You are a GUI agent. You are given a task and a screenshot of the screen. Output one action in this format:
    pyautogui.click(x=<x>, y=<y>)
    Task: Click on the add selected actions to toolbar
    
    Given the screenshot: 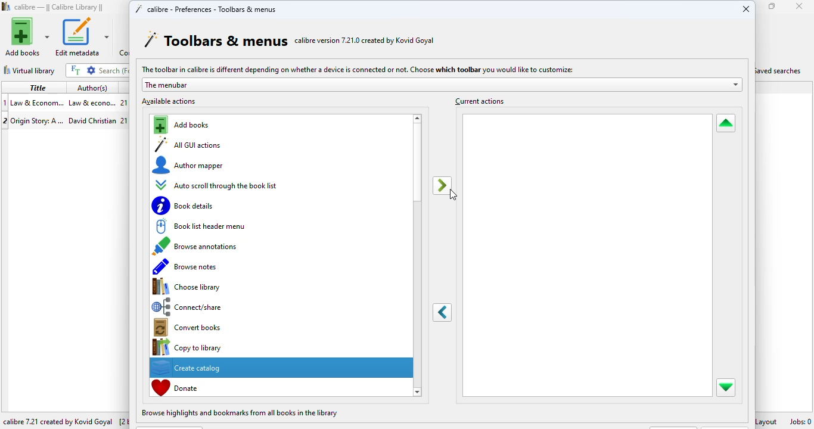 What is the action you would take?
    pyautogui.click(x=443, y=185)
    